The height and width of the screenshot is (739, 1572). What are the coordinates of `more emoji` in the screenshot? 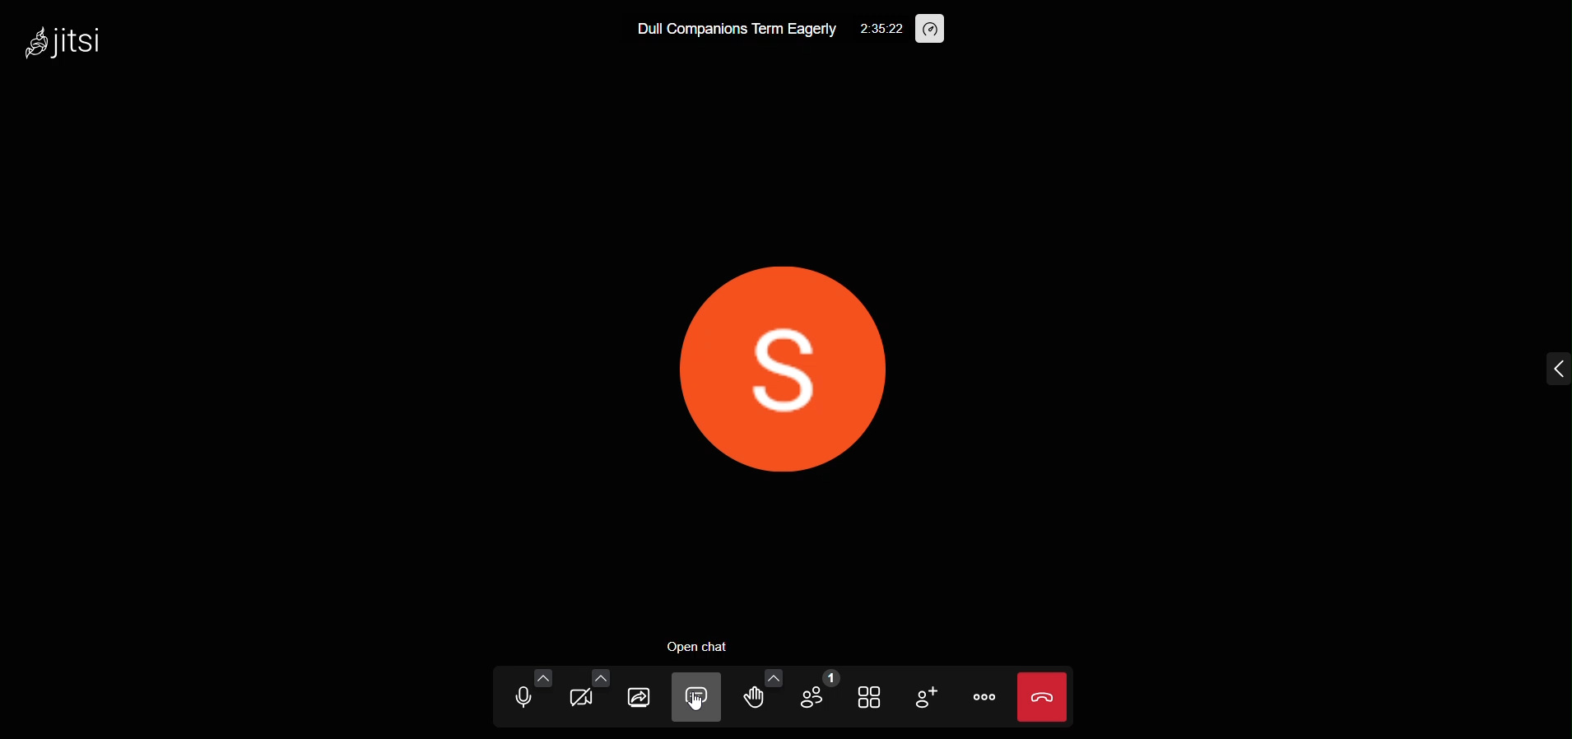 It's located at (772, 676).